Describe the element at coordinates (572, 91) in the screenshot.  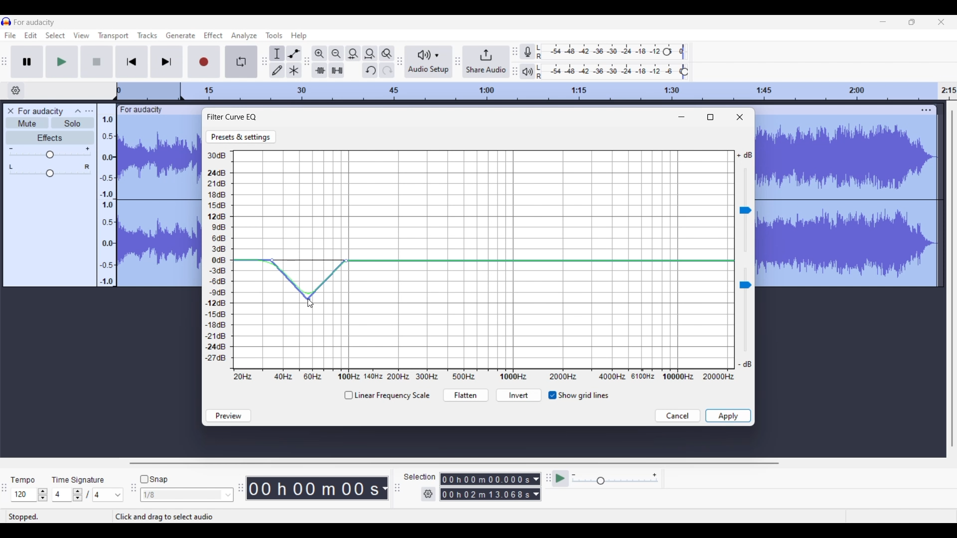
I see `Scale to track length of audio` at that location.